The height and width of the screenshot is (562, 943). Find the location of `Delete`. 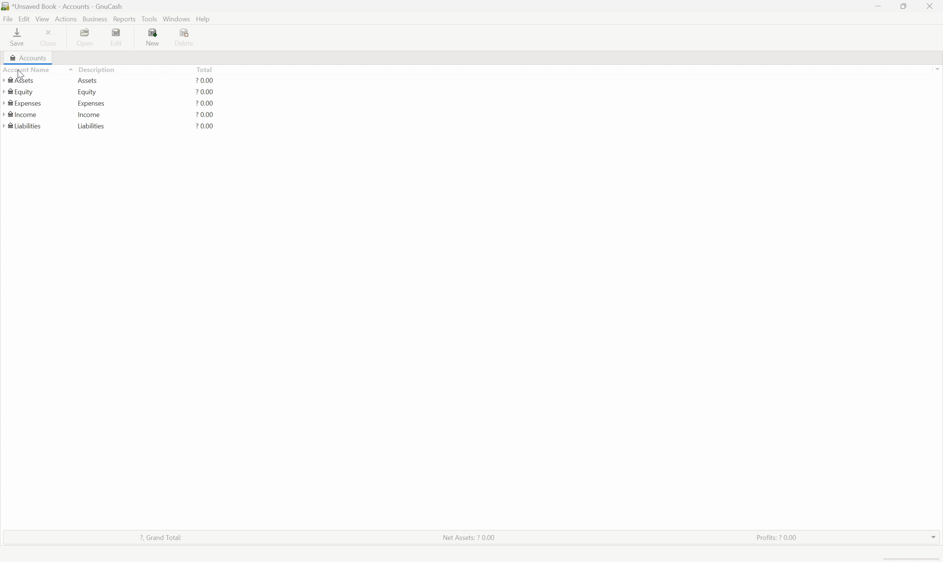

Delete is located at coordinates (186, 38).